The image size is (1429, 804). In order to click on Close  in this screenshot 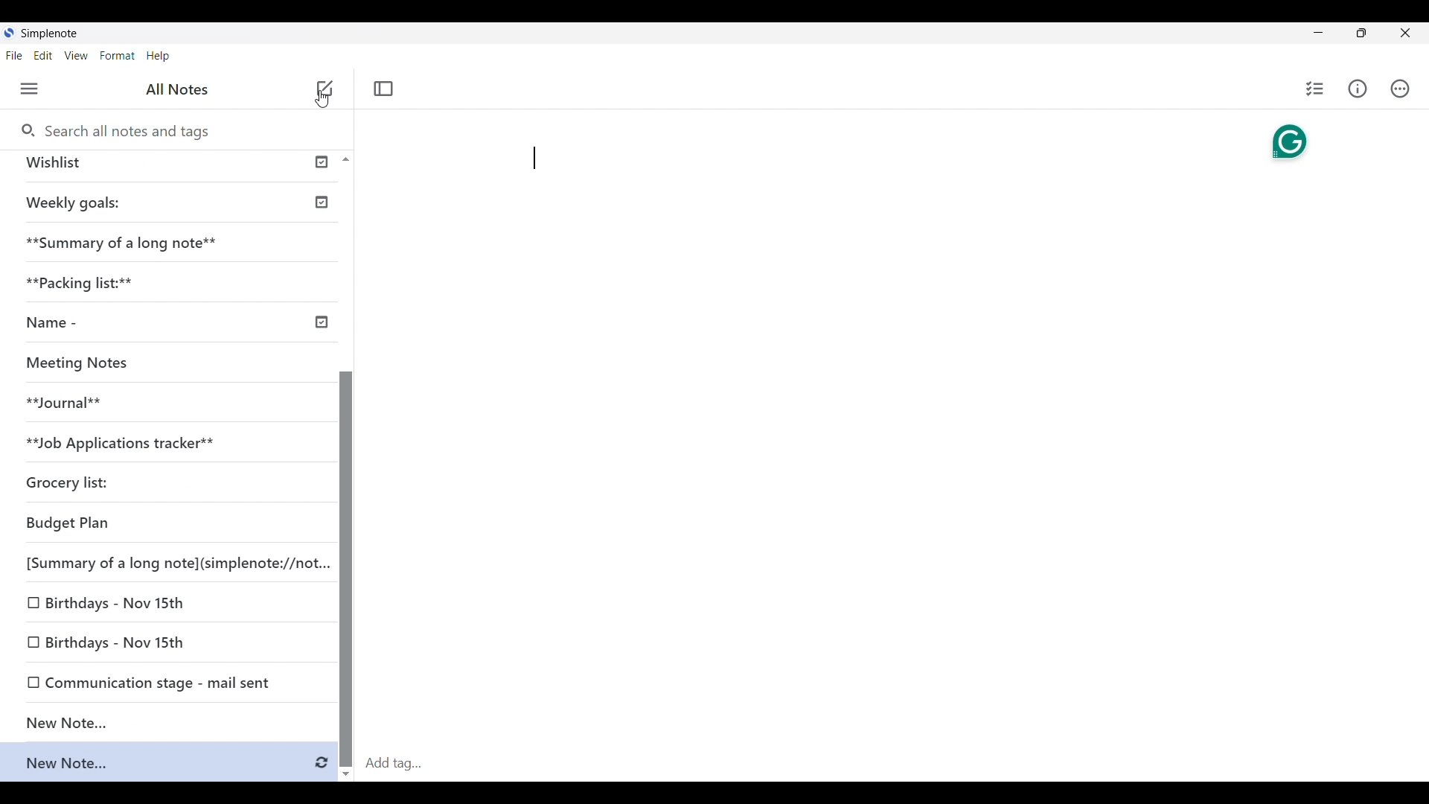, I will do `click(1405, 33)`.